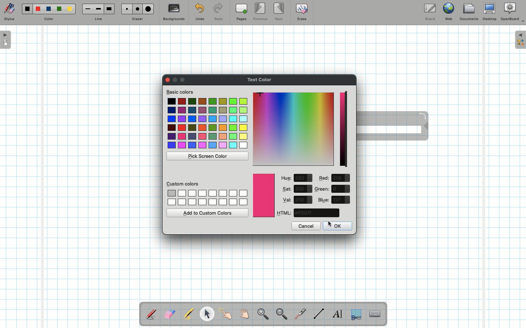 The width and height of the screenshot is (526, 328). I want to click on Undo, so click(199, 13).